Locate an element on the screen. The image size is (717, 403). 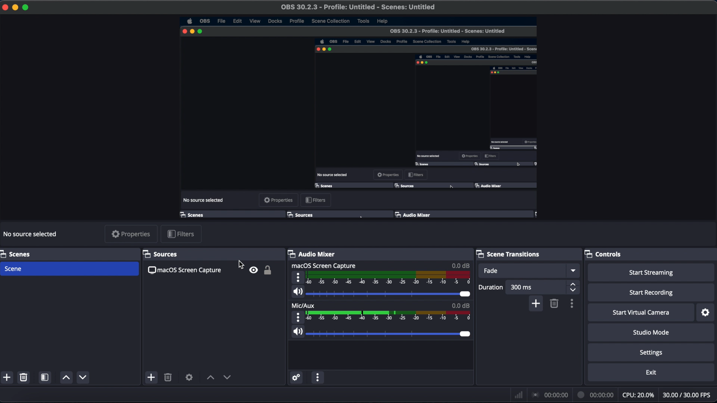
volume properties is located at coordinates (298, 277).